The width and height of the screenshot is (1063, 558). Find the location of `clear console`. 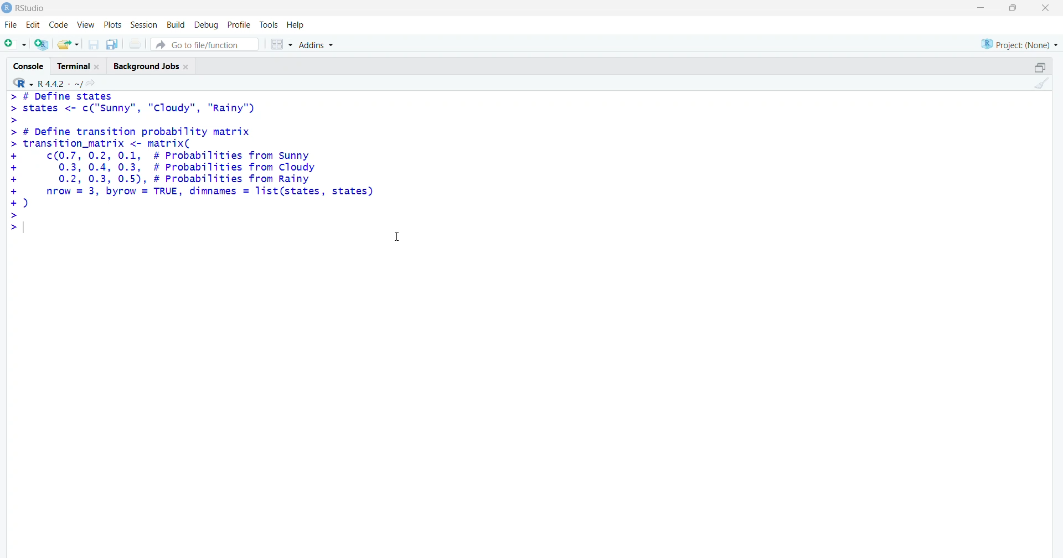

clear console is located at coordinates (1042, 84).